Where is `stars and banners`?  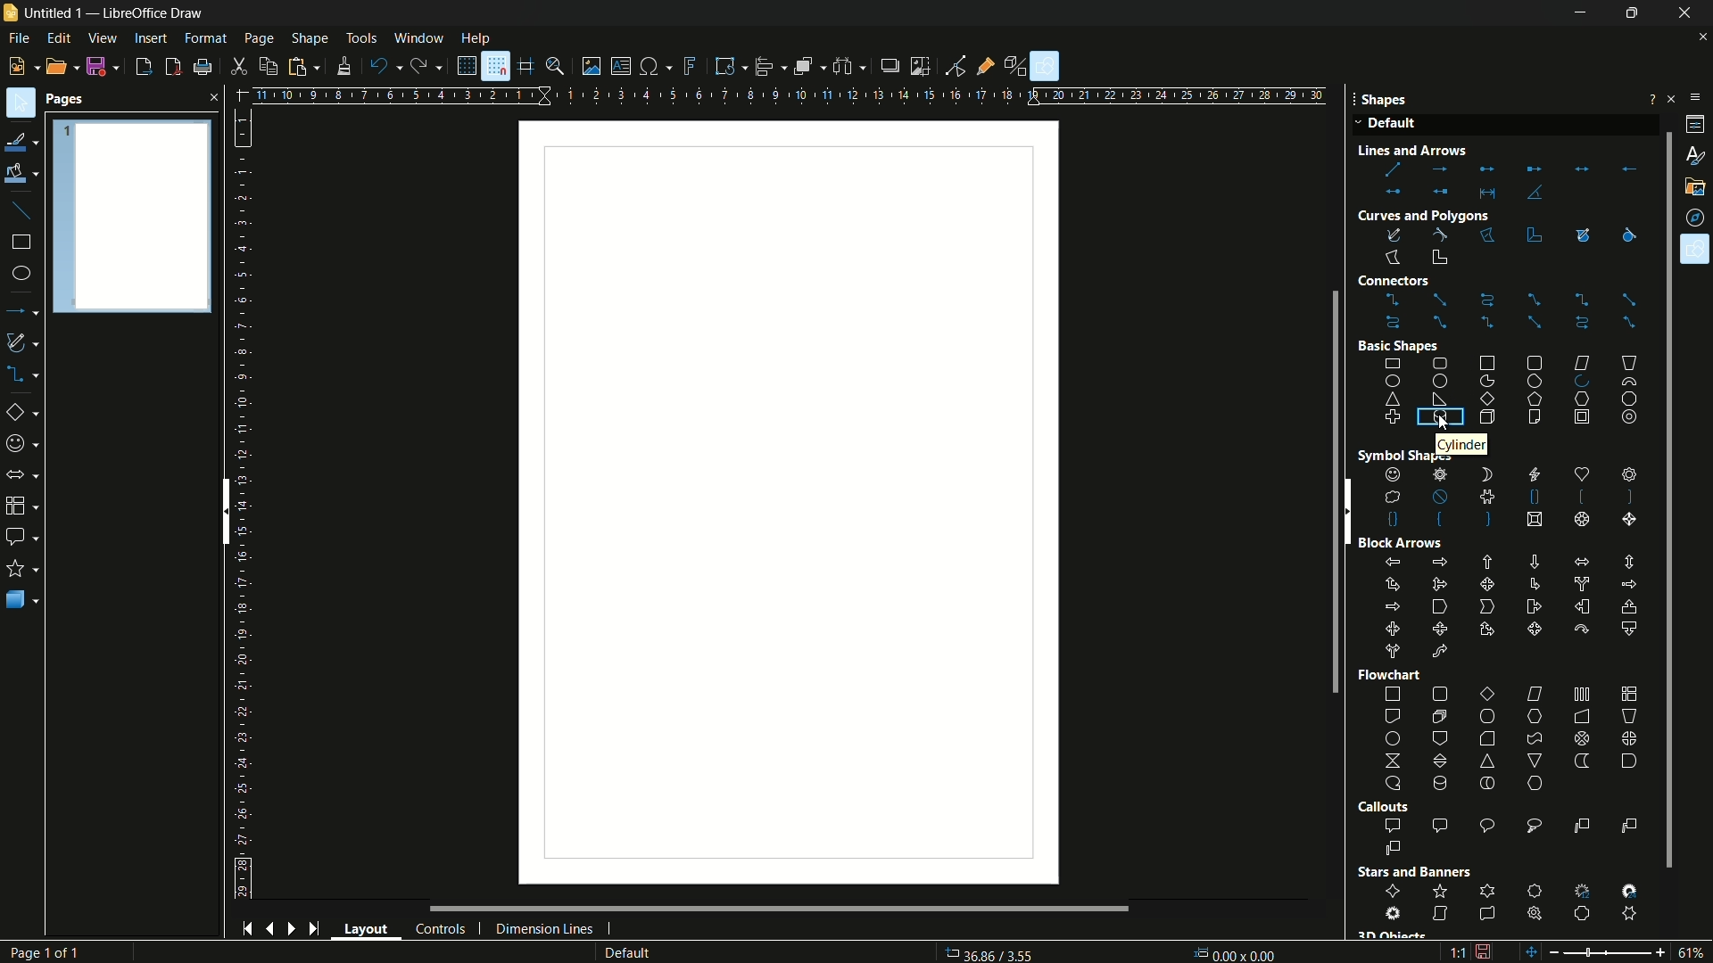
stars and banners is located at coordinates (1517, 901).